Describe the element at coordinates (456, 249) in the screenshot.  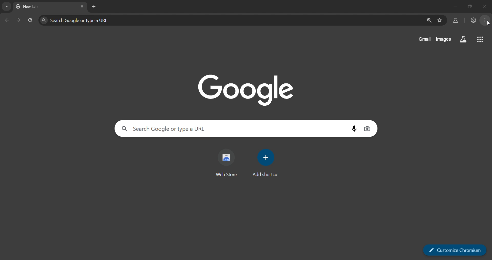
I see `customize chromium` at that location.